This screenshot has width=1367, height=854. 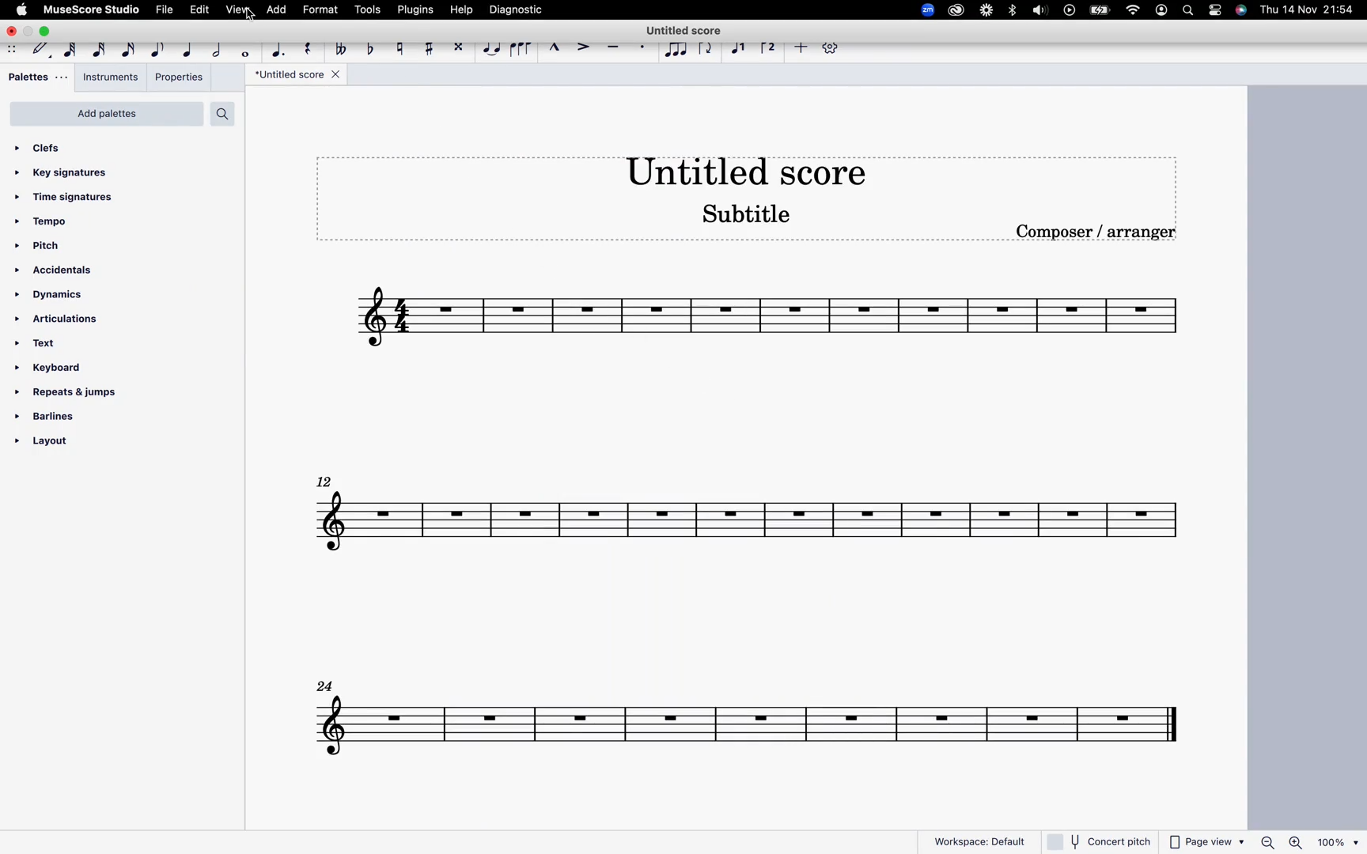 I want to click on zoom in, so click(x=1296, y=841).